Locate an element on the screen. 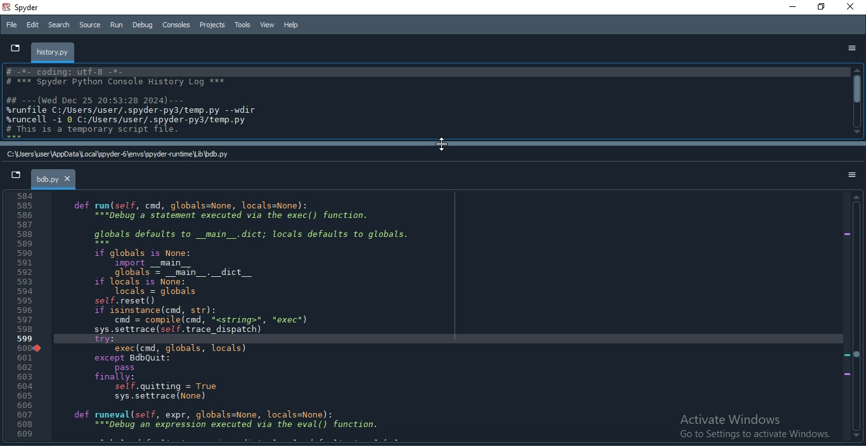 The height and width of the screenshot is (446, 866). options is located at coordinates (848, 175).